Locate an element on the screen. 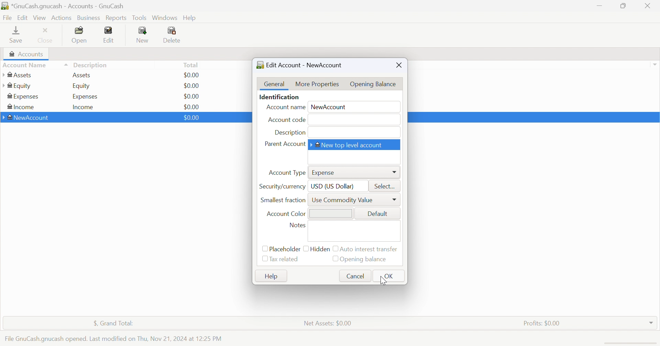 The width and height of the screenshot is (660, 346). Drop Down is located at coordinates (396, 173).